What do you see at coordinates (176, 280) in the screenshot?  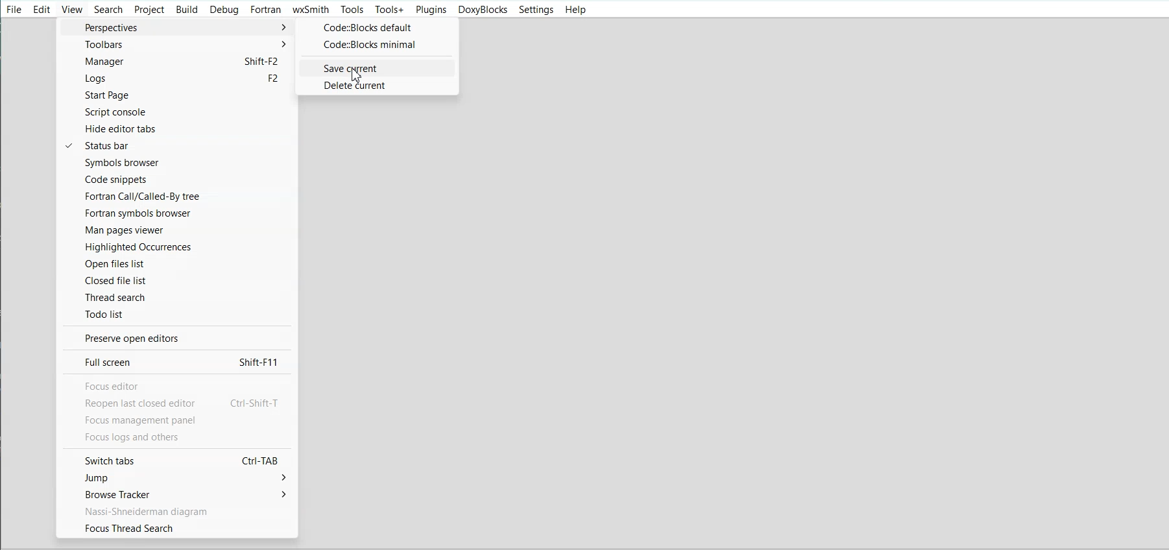 I see `Closed file list` at bounding box center [176, 280].